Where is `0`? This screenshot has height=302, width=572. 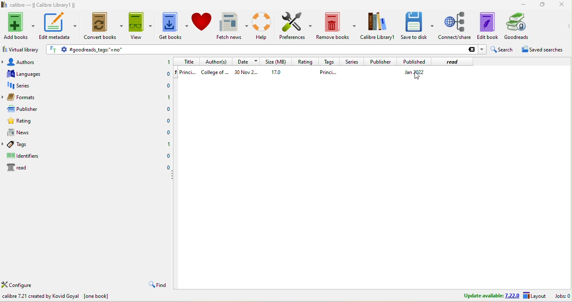
0 is located at coordinates (168, 166).